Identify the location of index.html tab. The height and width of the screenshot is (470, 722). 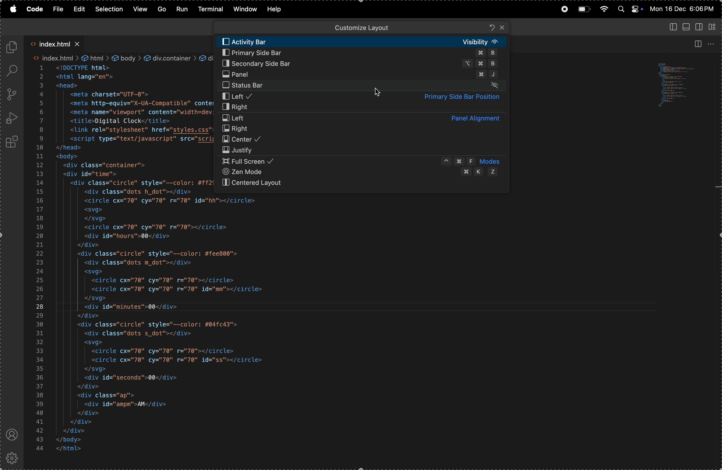
(58, 44).